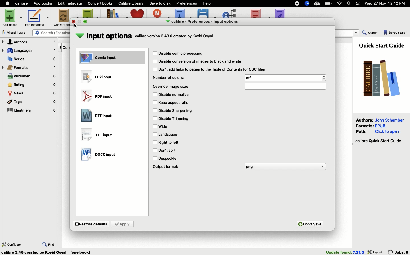 The height and width of the screenshot is (255, 410). What do you see at coordinates (29, 67) in the screenshot?
I see `Formats` at bounding box center [29, 67].